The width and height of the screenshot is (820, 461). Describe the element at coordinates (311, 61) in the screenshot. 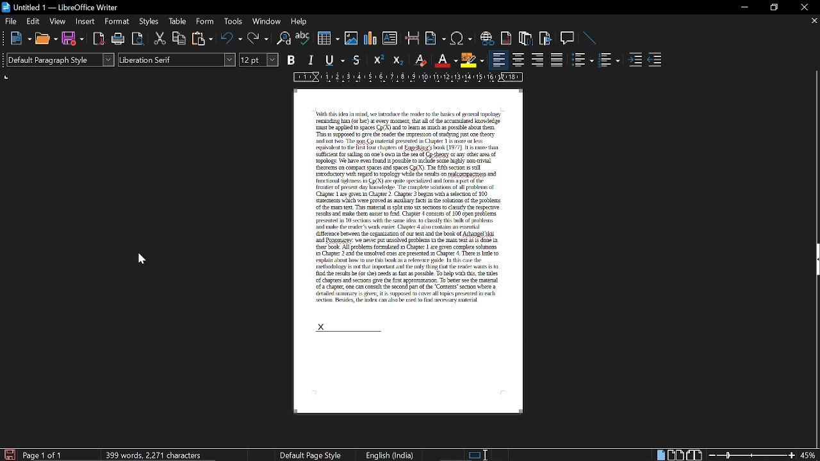

I see `italic` at that location.